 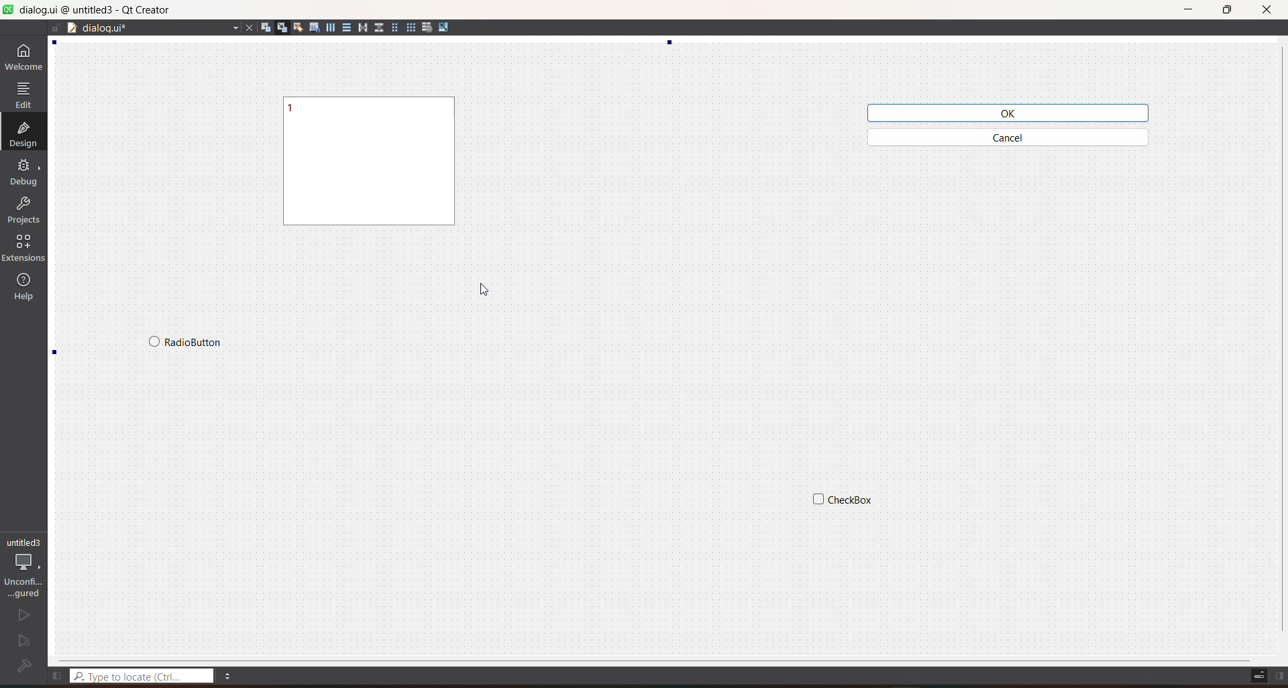 I want to click on help, so click(x=25, y=287).